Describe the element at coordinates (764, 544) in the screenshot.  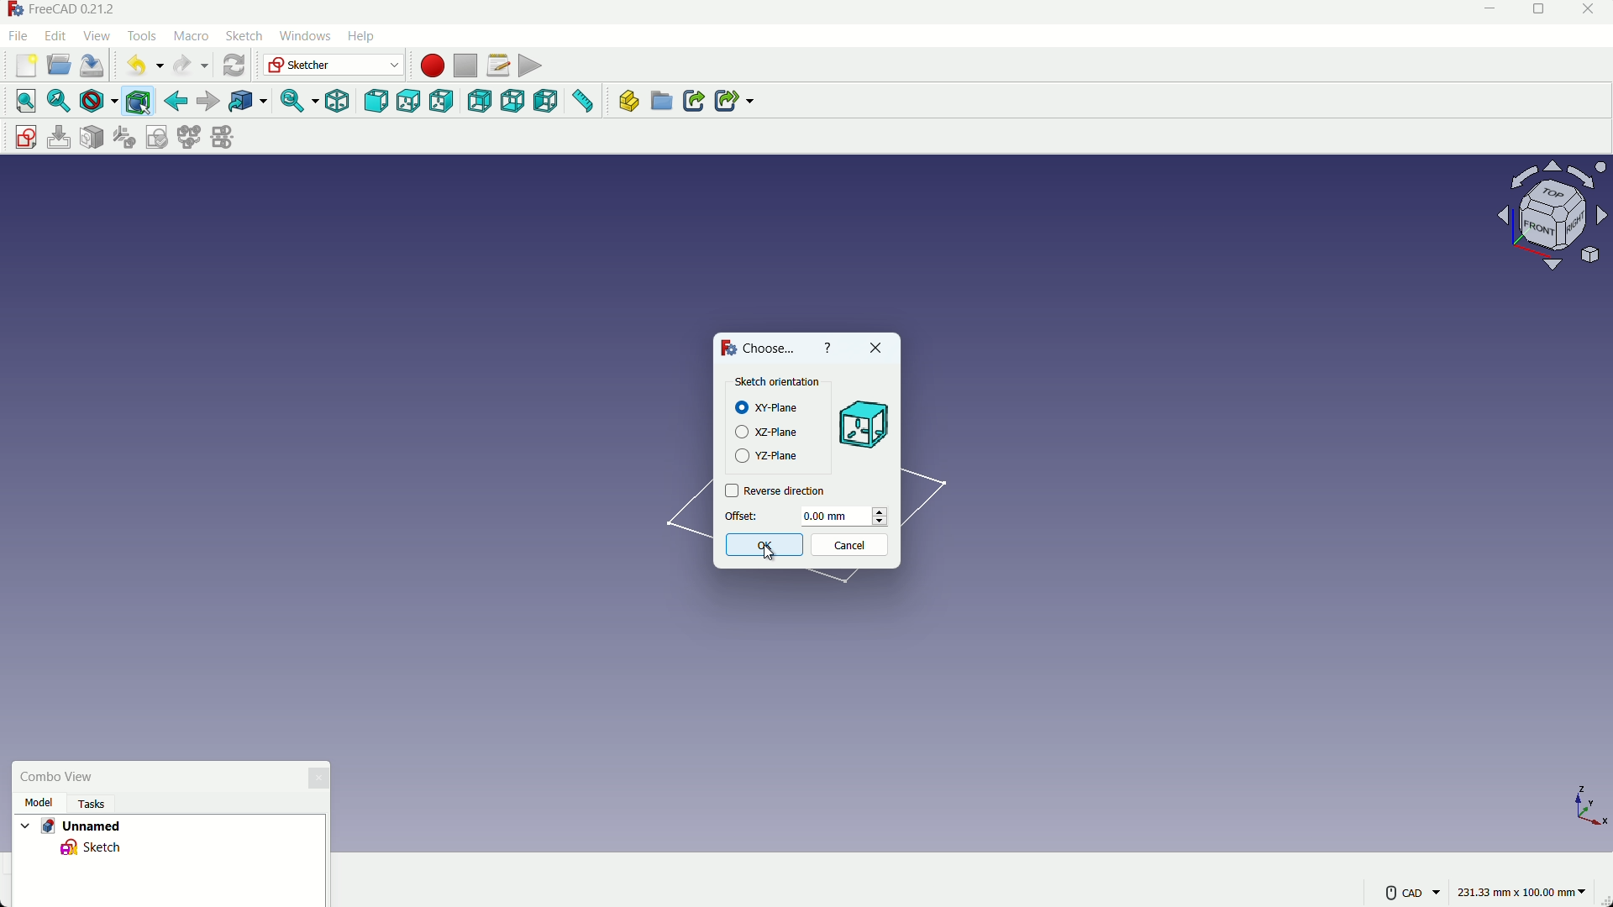
I see `ok button` at that location.